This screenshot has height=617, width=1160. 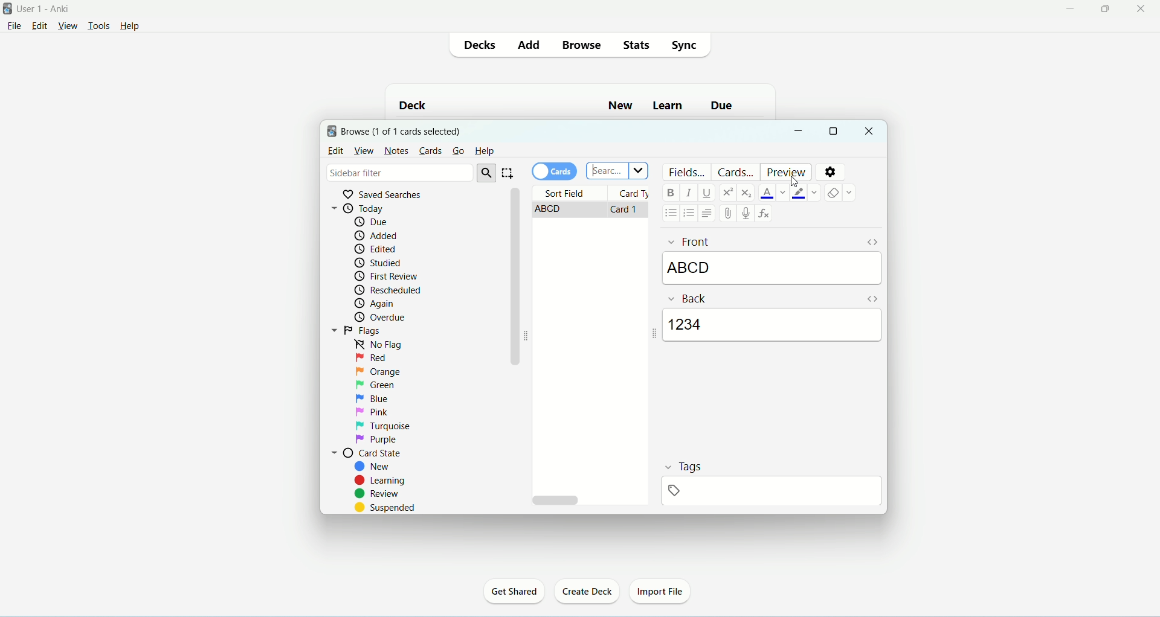 What do you see at coordinates (688, 215) in the screenshot?
I see `ordered list` at bounding box center [688, 215].